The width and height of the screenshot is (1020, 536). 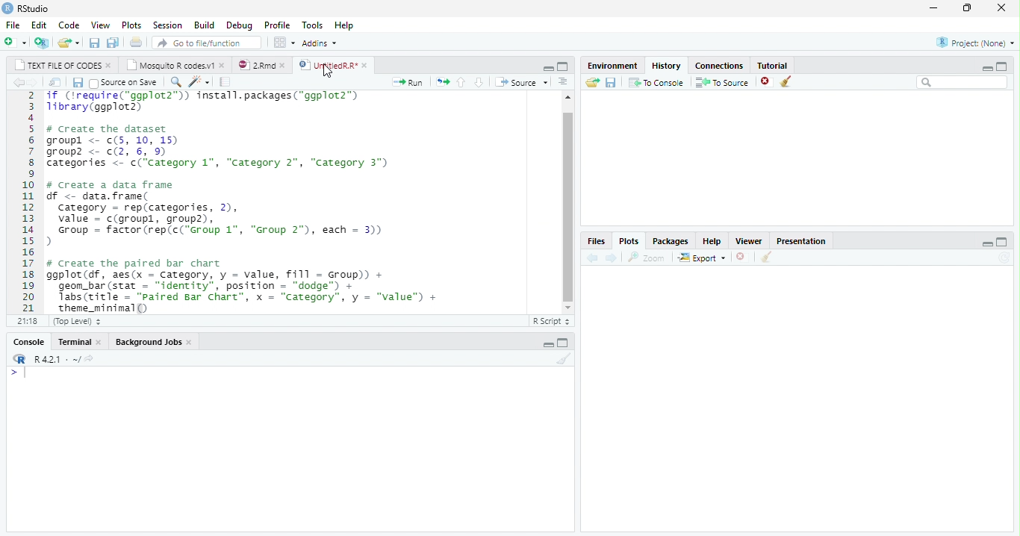 What do you see at coordinates (768, 258) in the screenshot?
I see `clean` at bounding box center [768, 258].